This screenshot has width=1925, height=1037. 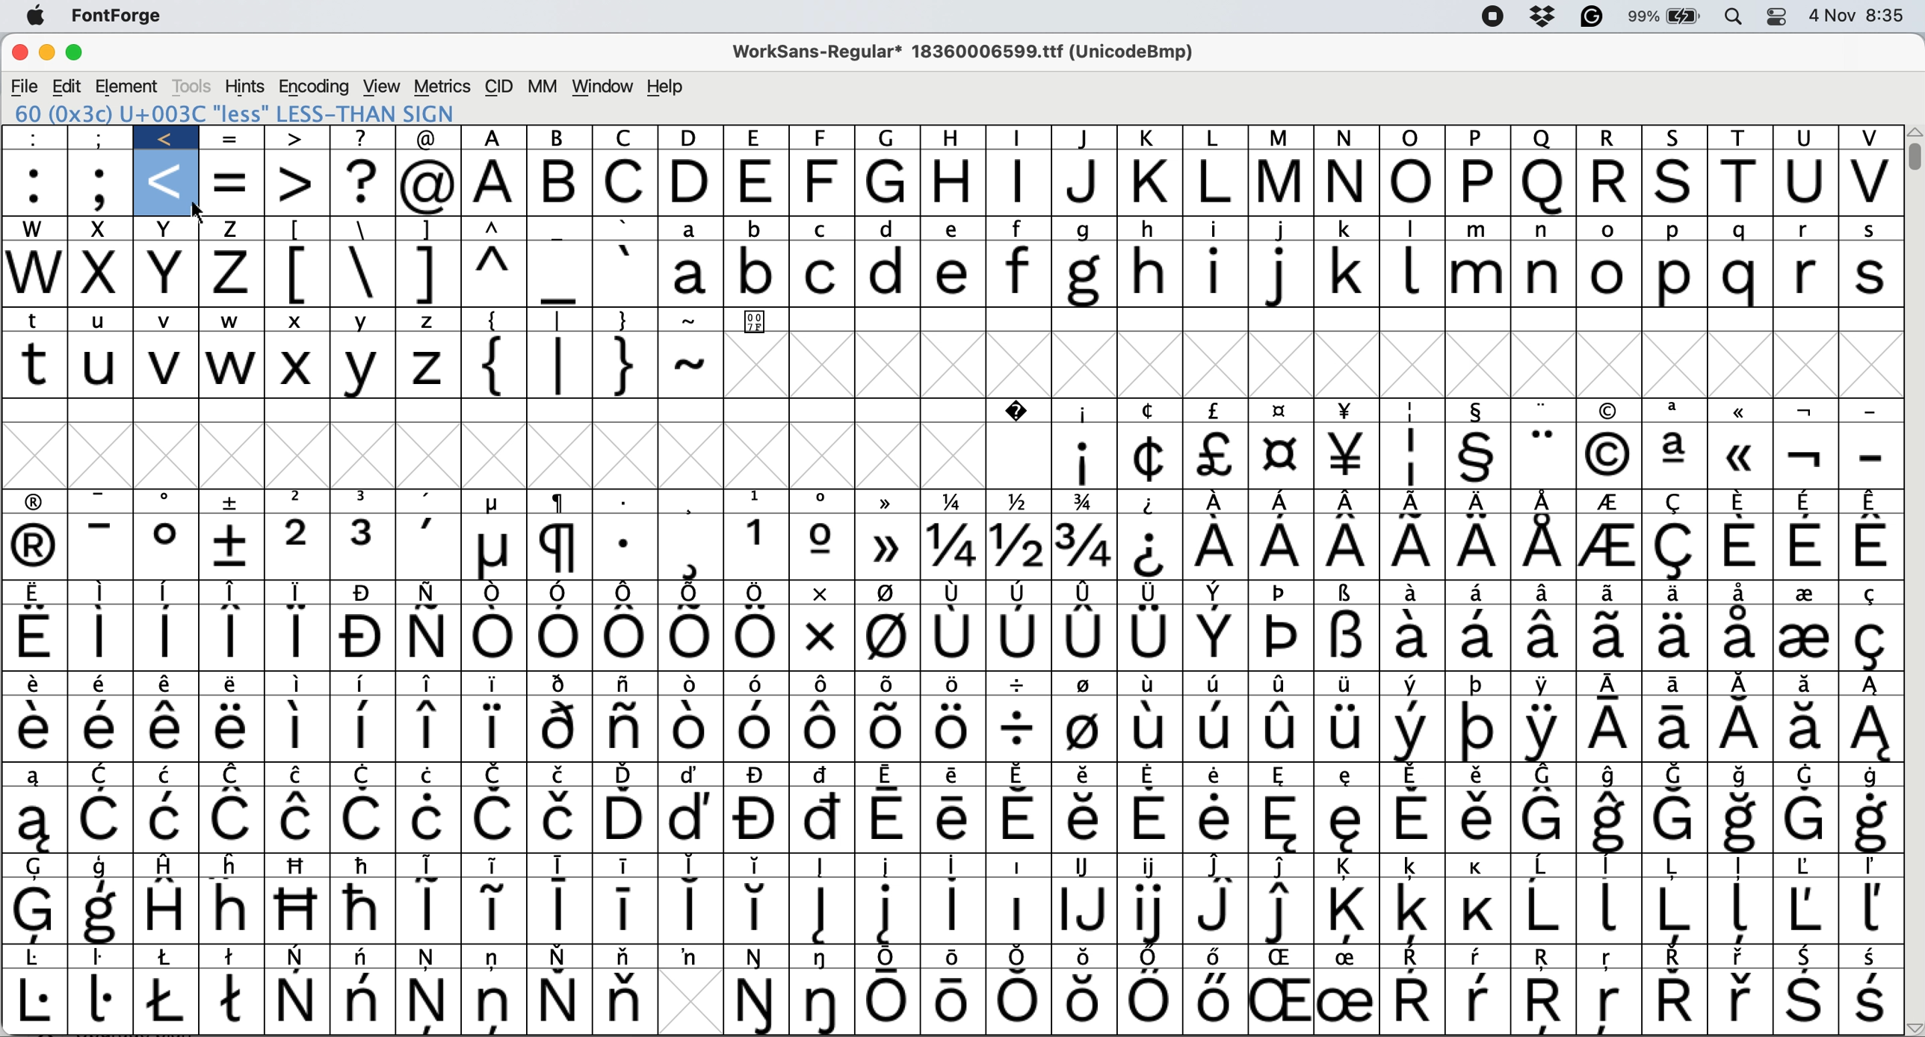 I want to click on [, so click(x=300, y=229).